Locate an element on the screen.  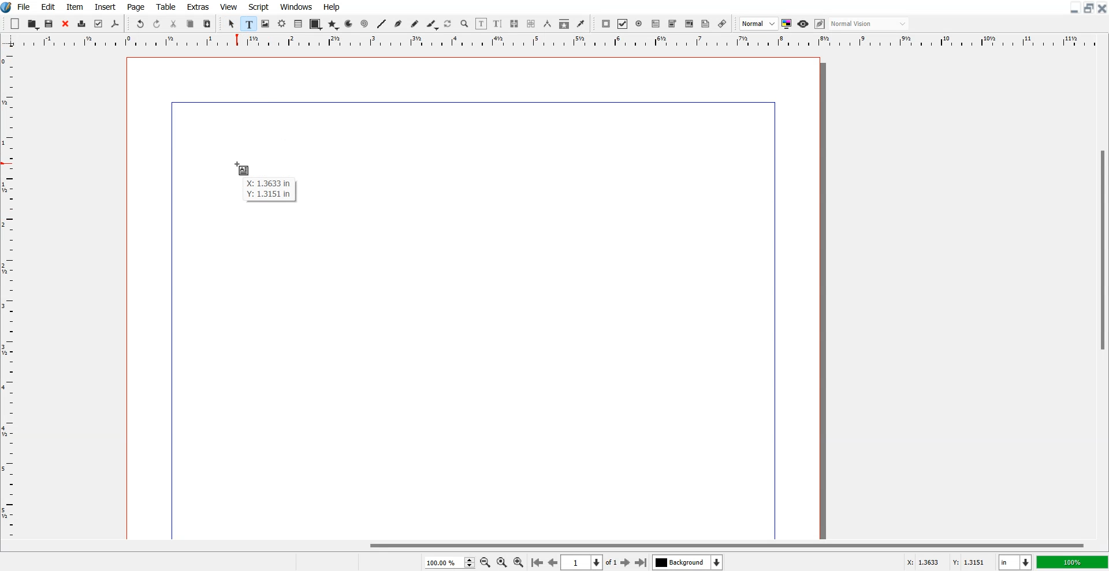
Freehand line  is located at coordinates (415, 24).